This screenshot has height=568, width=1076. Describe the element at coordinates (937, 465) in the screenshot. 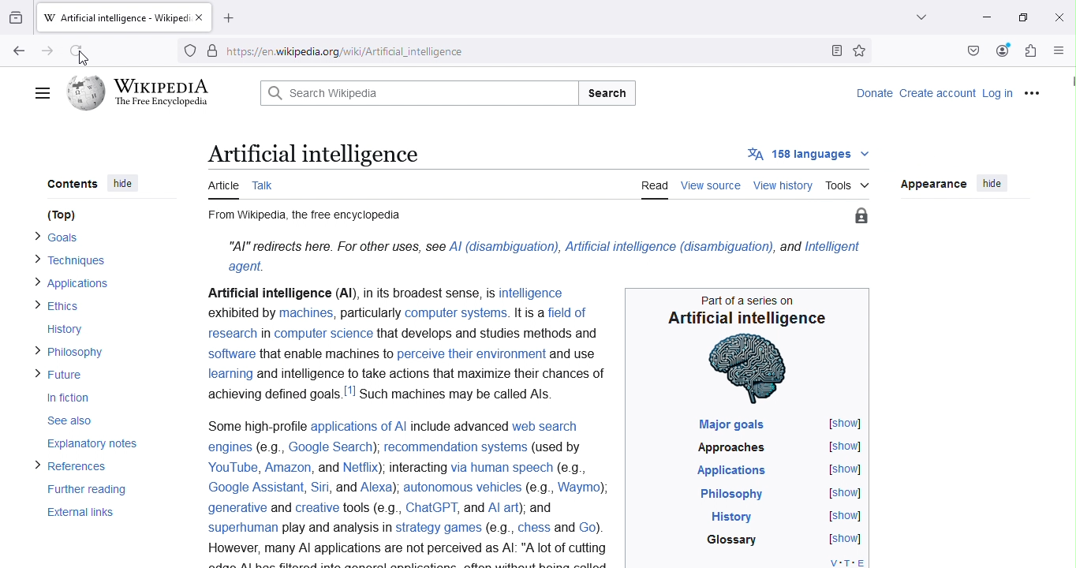

I see `Light` at that location.